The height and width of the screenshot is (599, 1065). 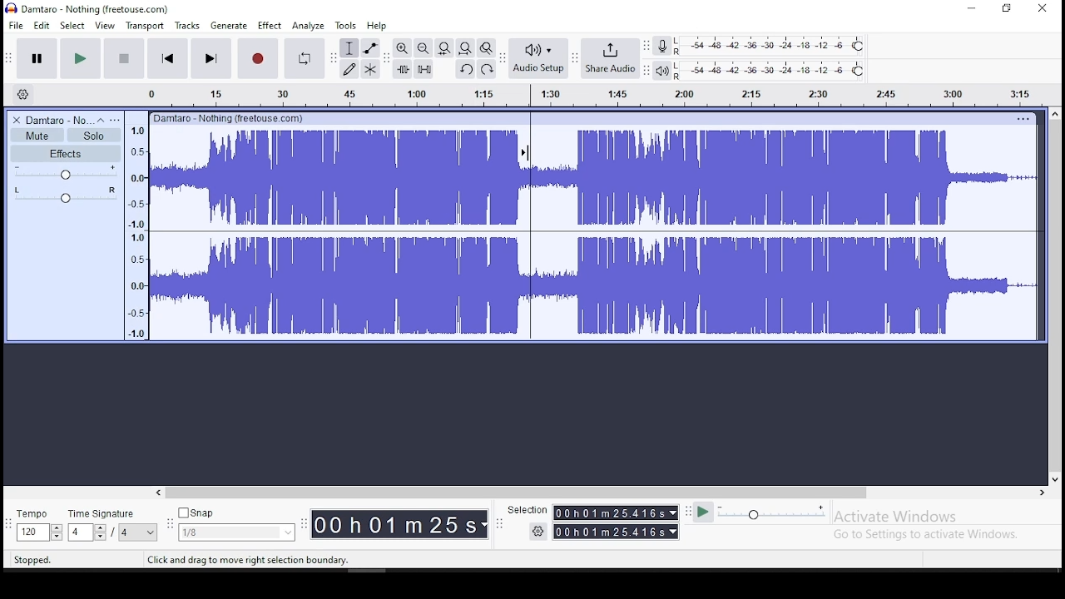 What do you see at coordinates (137, 233) in the screenshot?
I see `meter` at bounding box center [137, 233].